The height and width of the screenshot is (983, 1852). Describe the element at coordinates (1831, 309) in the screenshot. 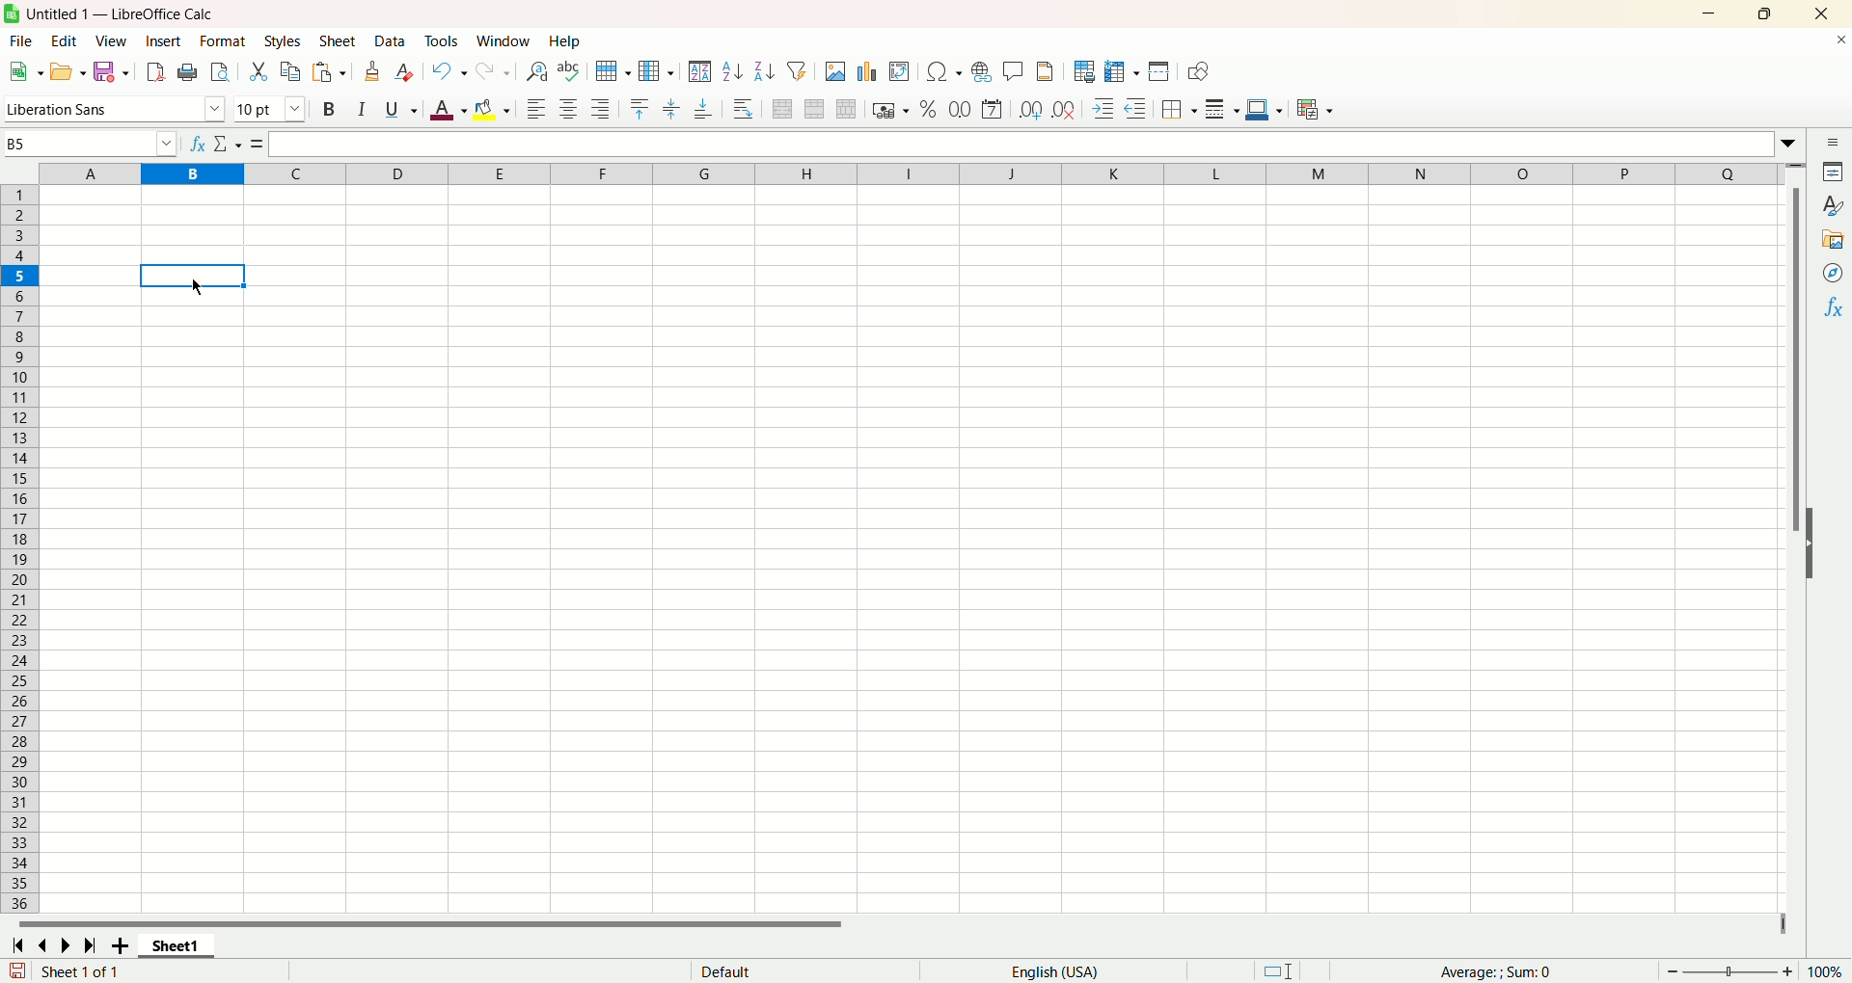

I see `function` at that location.